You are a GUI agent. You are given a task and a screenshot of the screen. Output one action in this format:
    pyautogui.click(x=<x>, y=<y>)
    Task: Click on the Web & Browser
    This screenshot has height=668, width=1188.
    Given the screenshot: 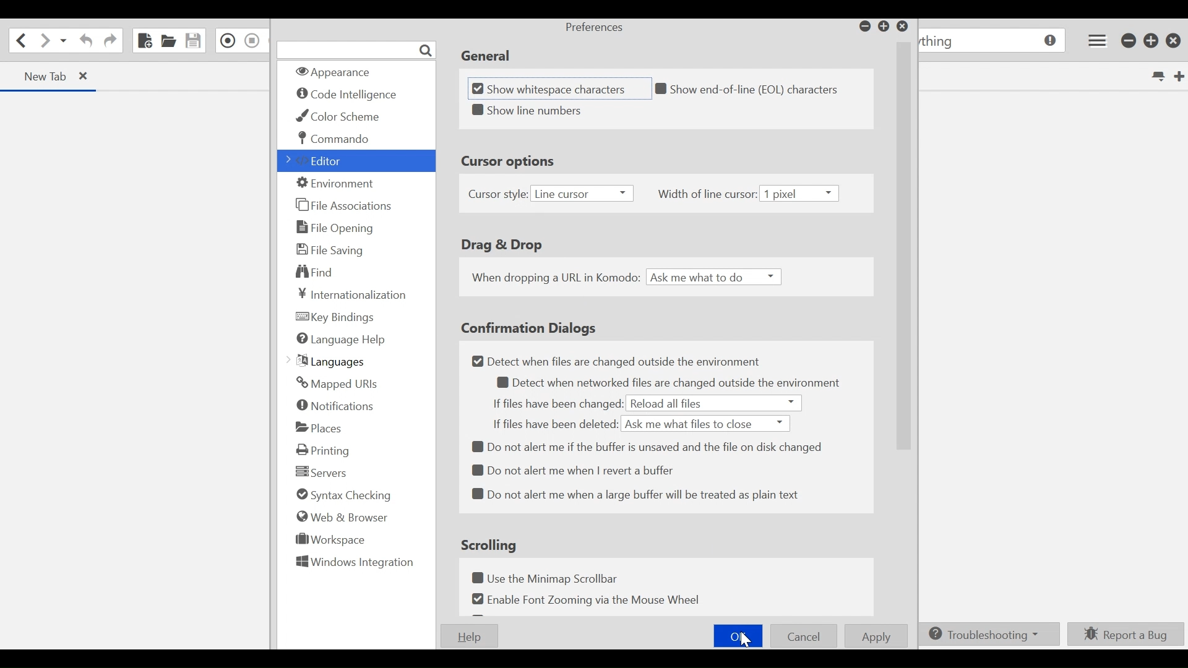 What is the action you would take?
    pyautogui.click(x=344, y=518)
    